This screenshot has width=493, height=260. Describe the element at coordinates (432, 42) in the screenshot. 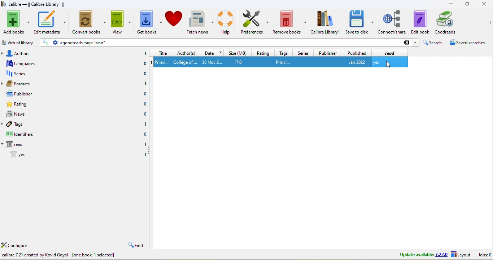

I see `search` at that location.